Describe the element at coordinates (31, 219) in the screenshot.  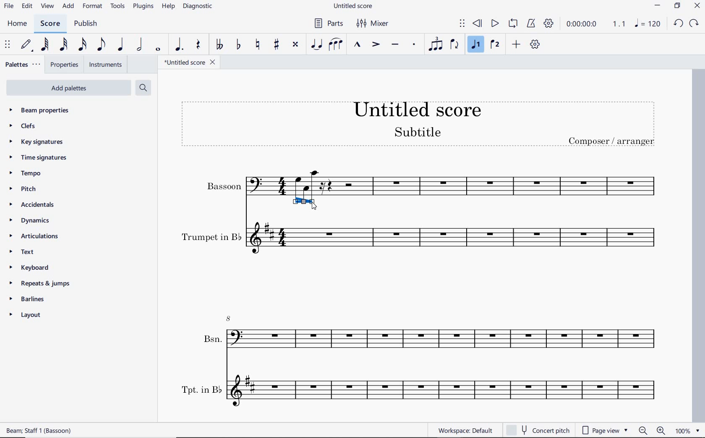
I see `dynamics` at that location.